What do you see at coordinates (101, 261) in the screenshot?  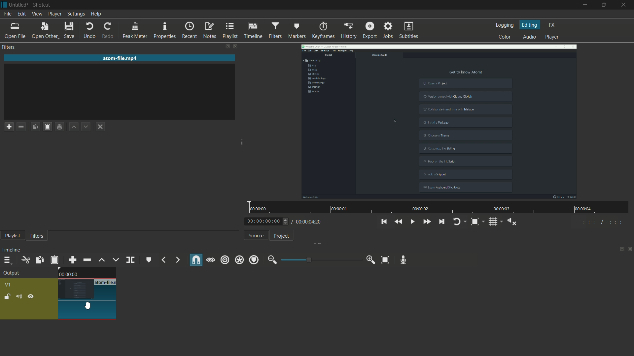 I see `move filter up` at bounding box center [101, 261].